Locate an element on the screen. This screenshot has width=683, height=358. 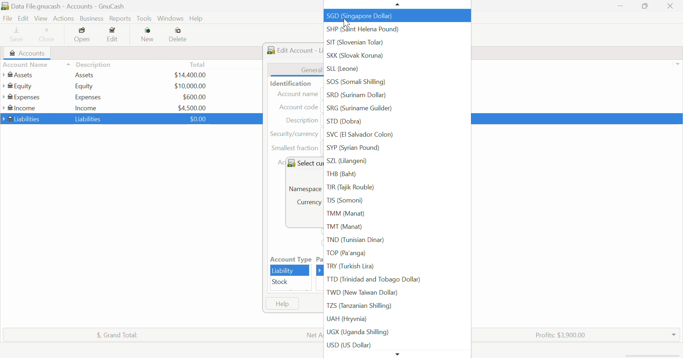
Edit is located at coordinates (23, 19).